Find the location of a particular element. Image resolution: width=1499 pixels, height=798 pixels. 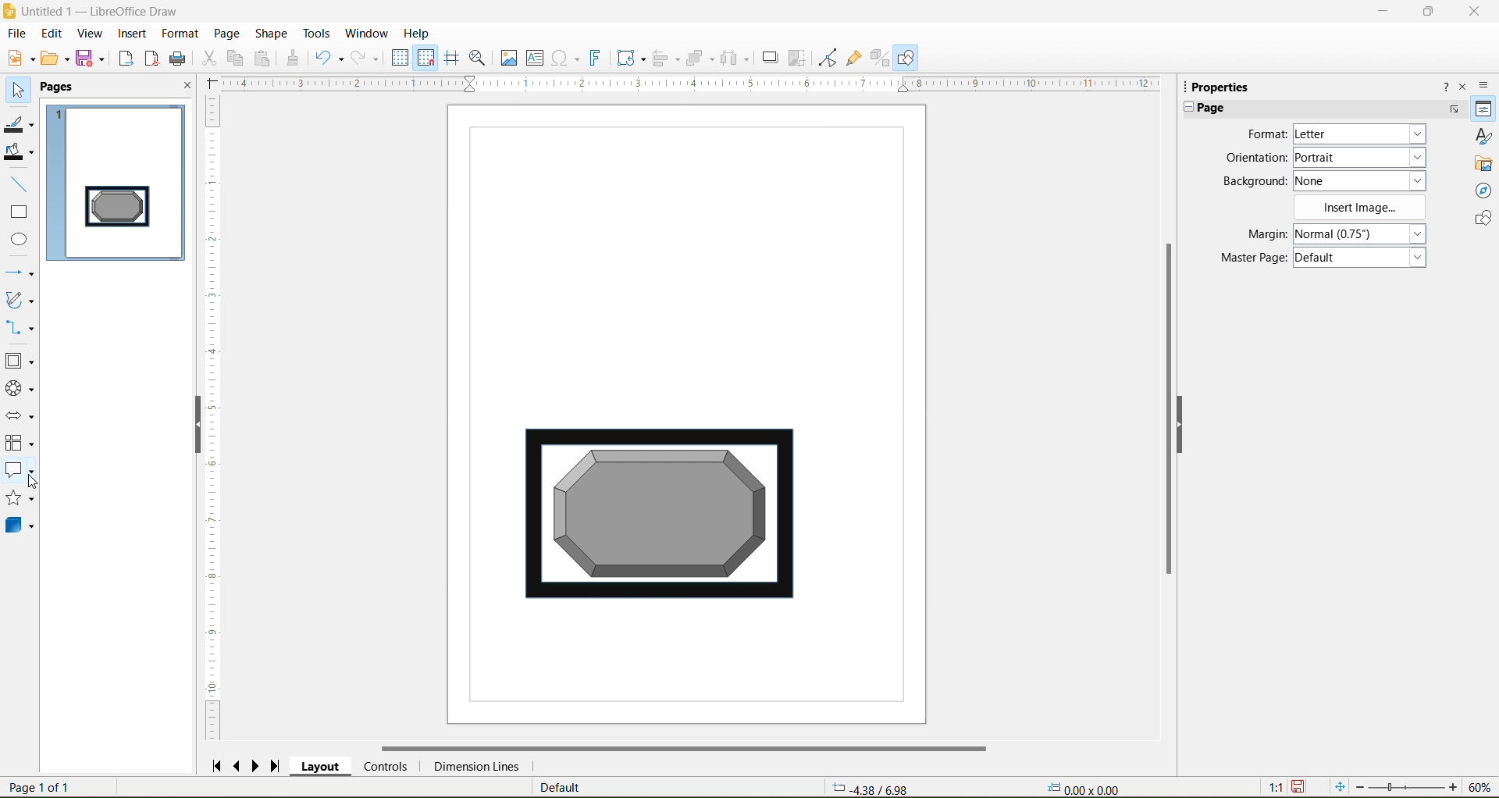

Page 1 of 1 is located at coordinates (43, 788).